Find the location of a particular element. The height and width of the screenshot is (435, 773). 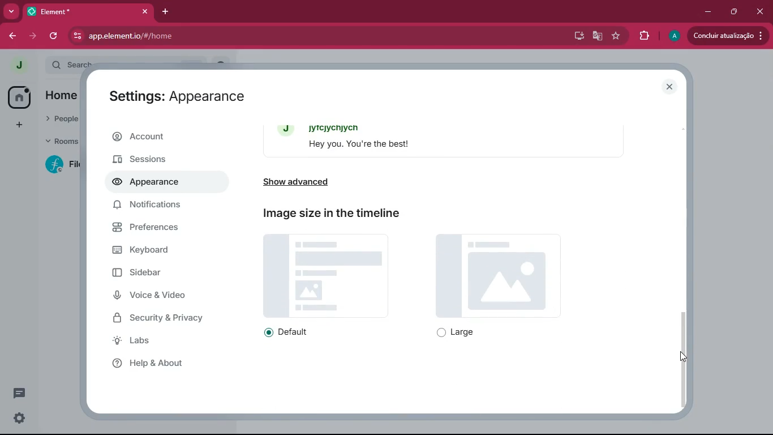

desktop is located at coordinates (577, 35).